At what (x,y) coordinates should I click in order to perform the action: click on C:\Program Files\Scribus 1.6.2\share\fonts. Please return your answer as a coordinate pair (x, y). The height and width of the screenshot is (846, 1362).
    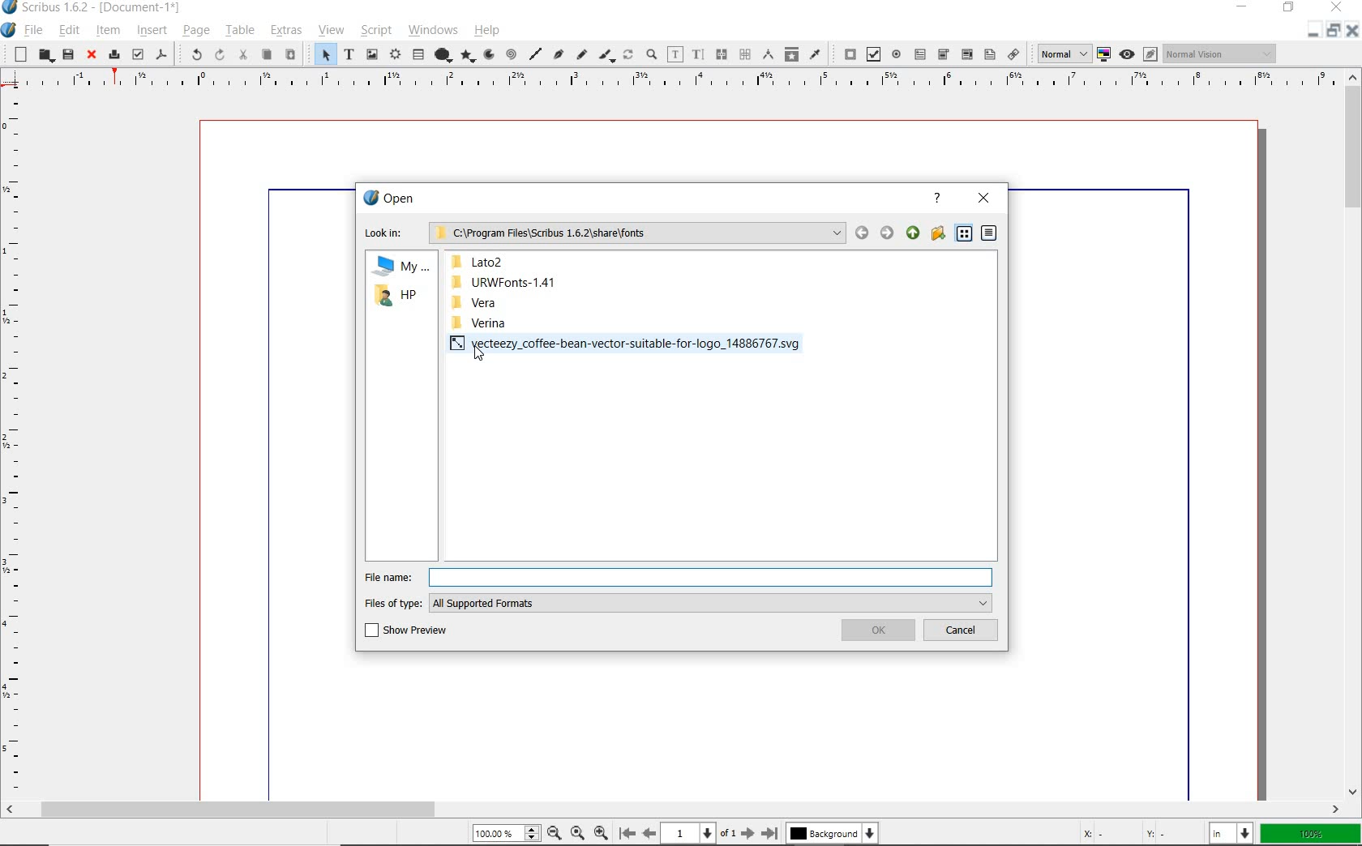
    Looking at the image, I should click on (637, 233).